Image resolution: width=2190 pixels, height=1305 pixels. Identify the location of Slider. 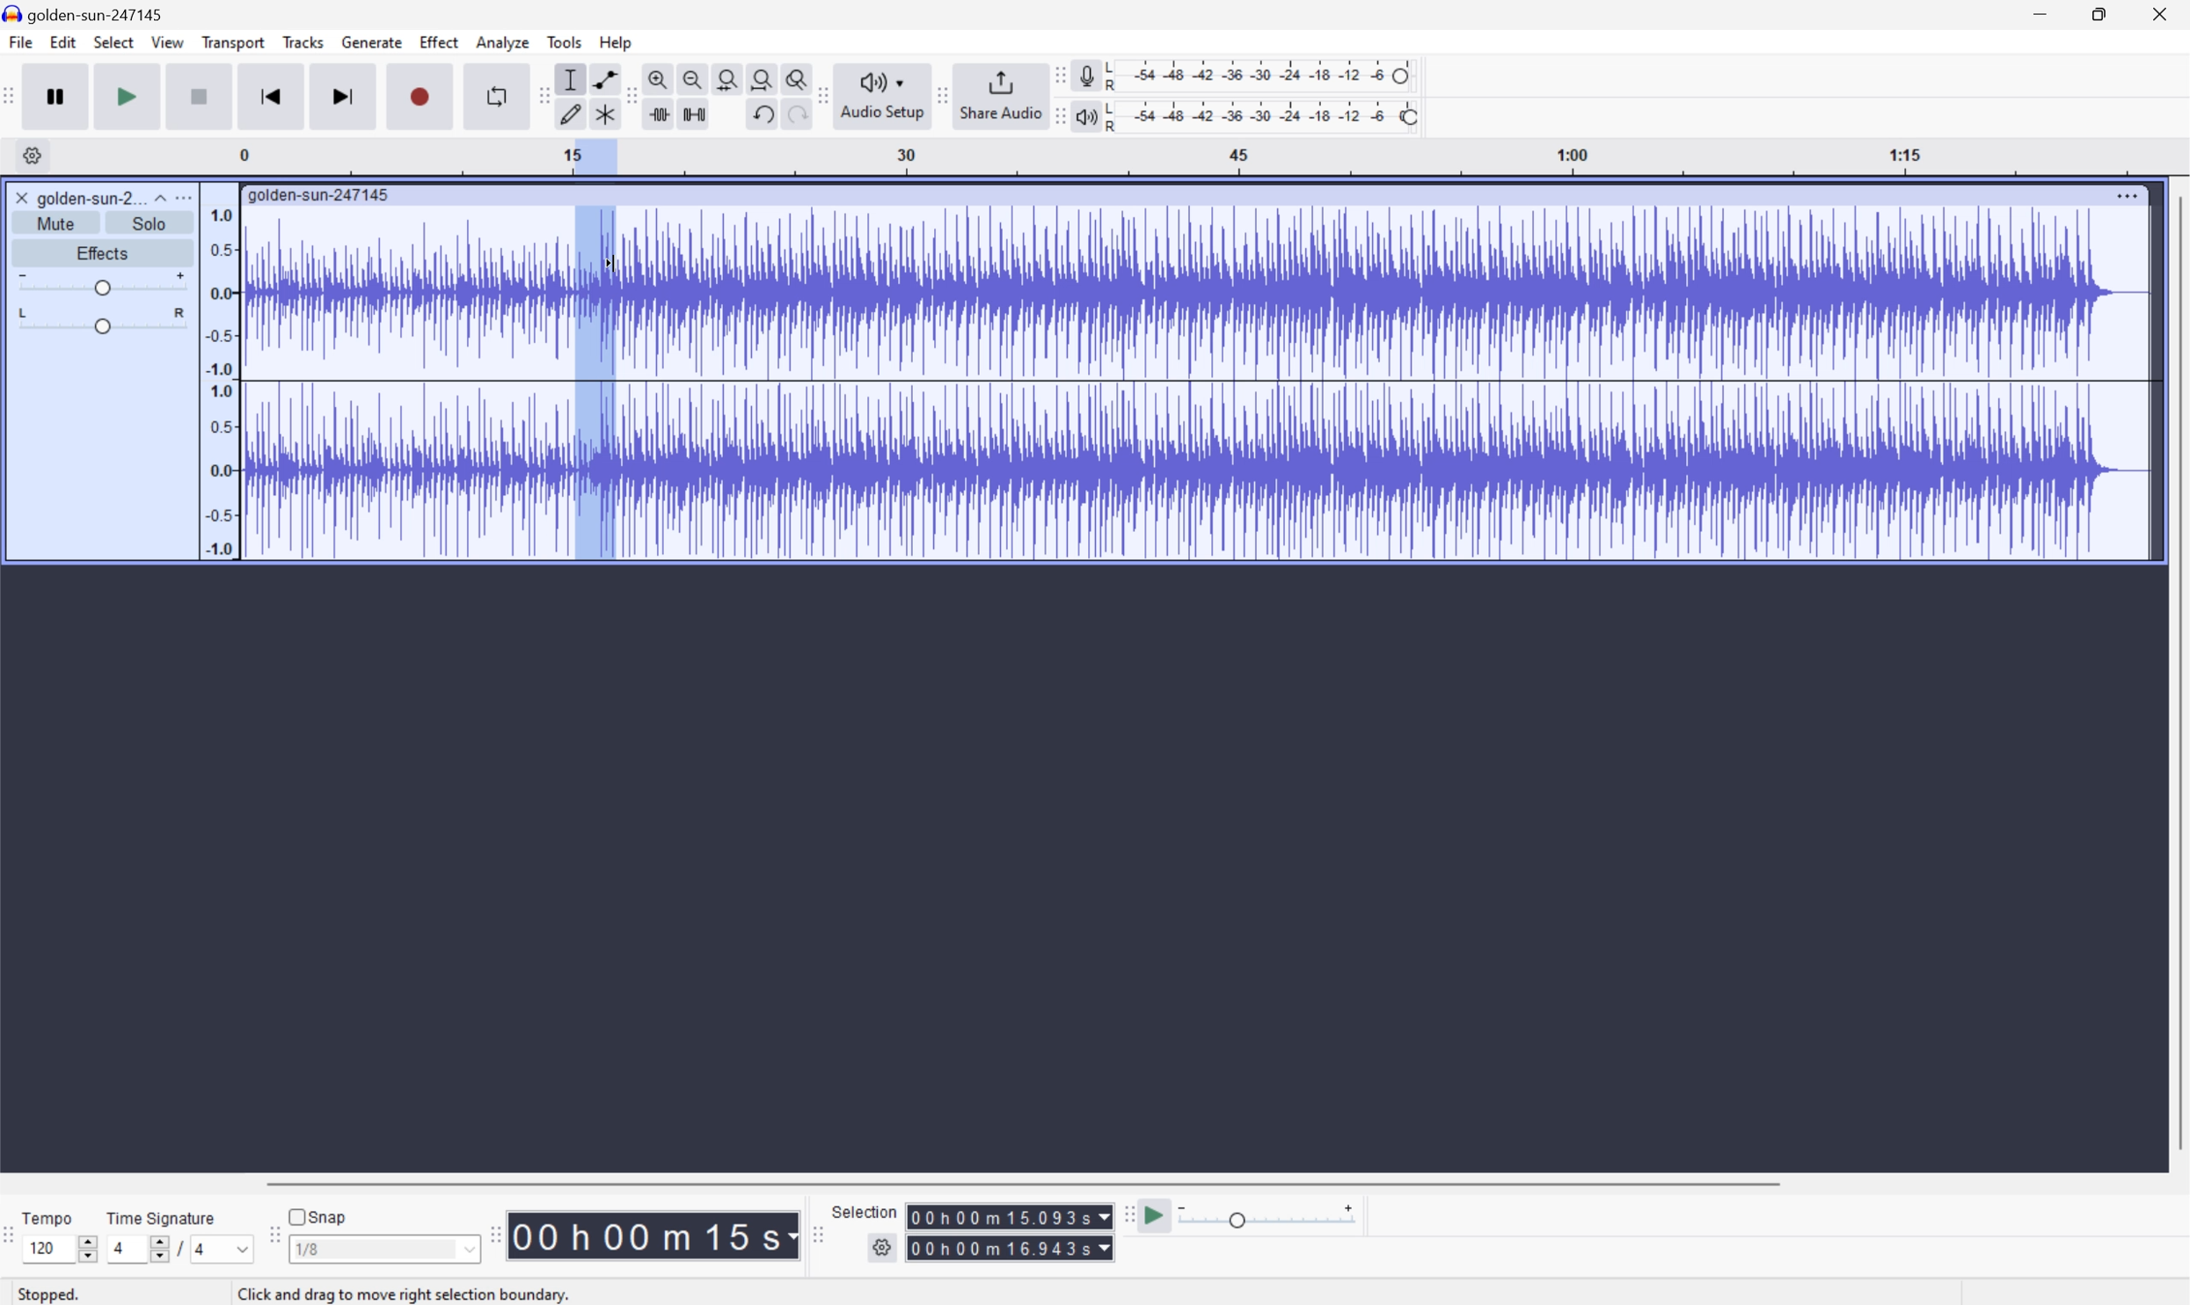
(84, 1246).